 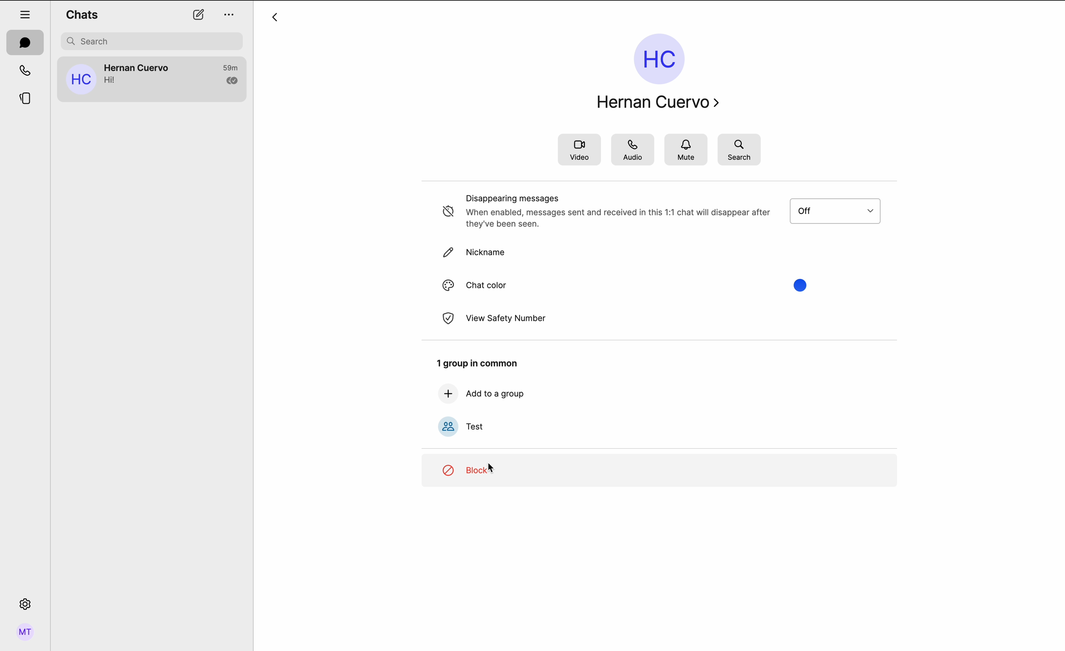 I want to click on view safety number, so click(x=493, y=318).